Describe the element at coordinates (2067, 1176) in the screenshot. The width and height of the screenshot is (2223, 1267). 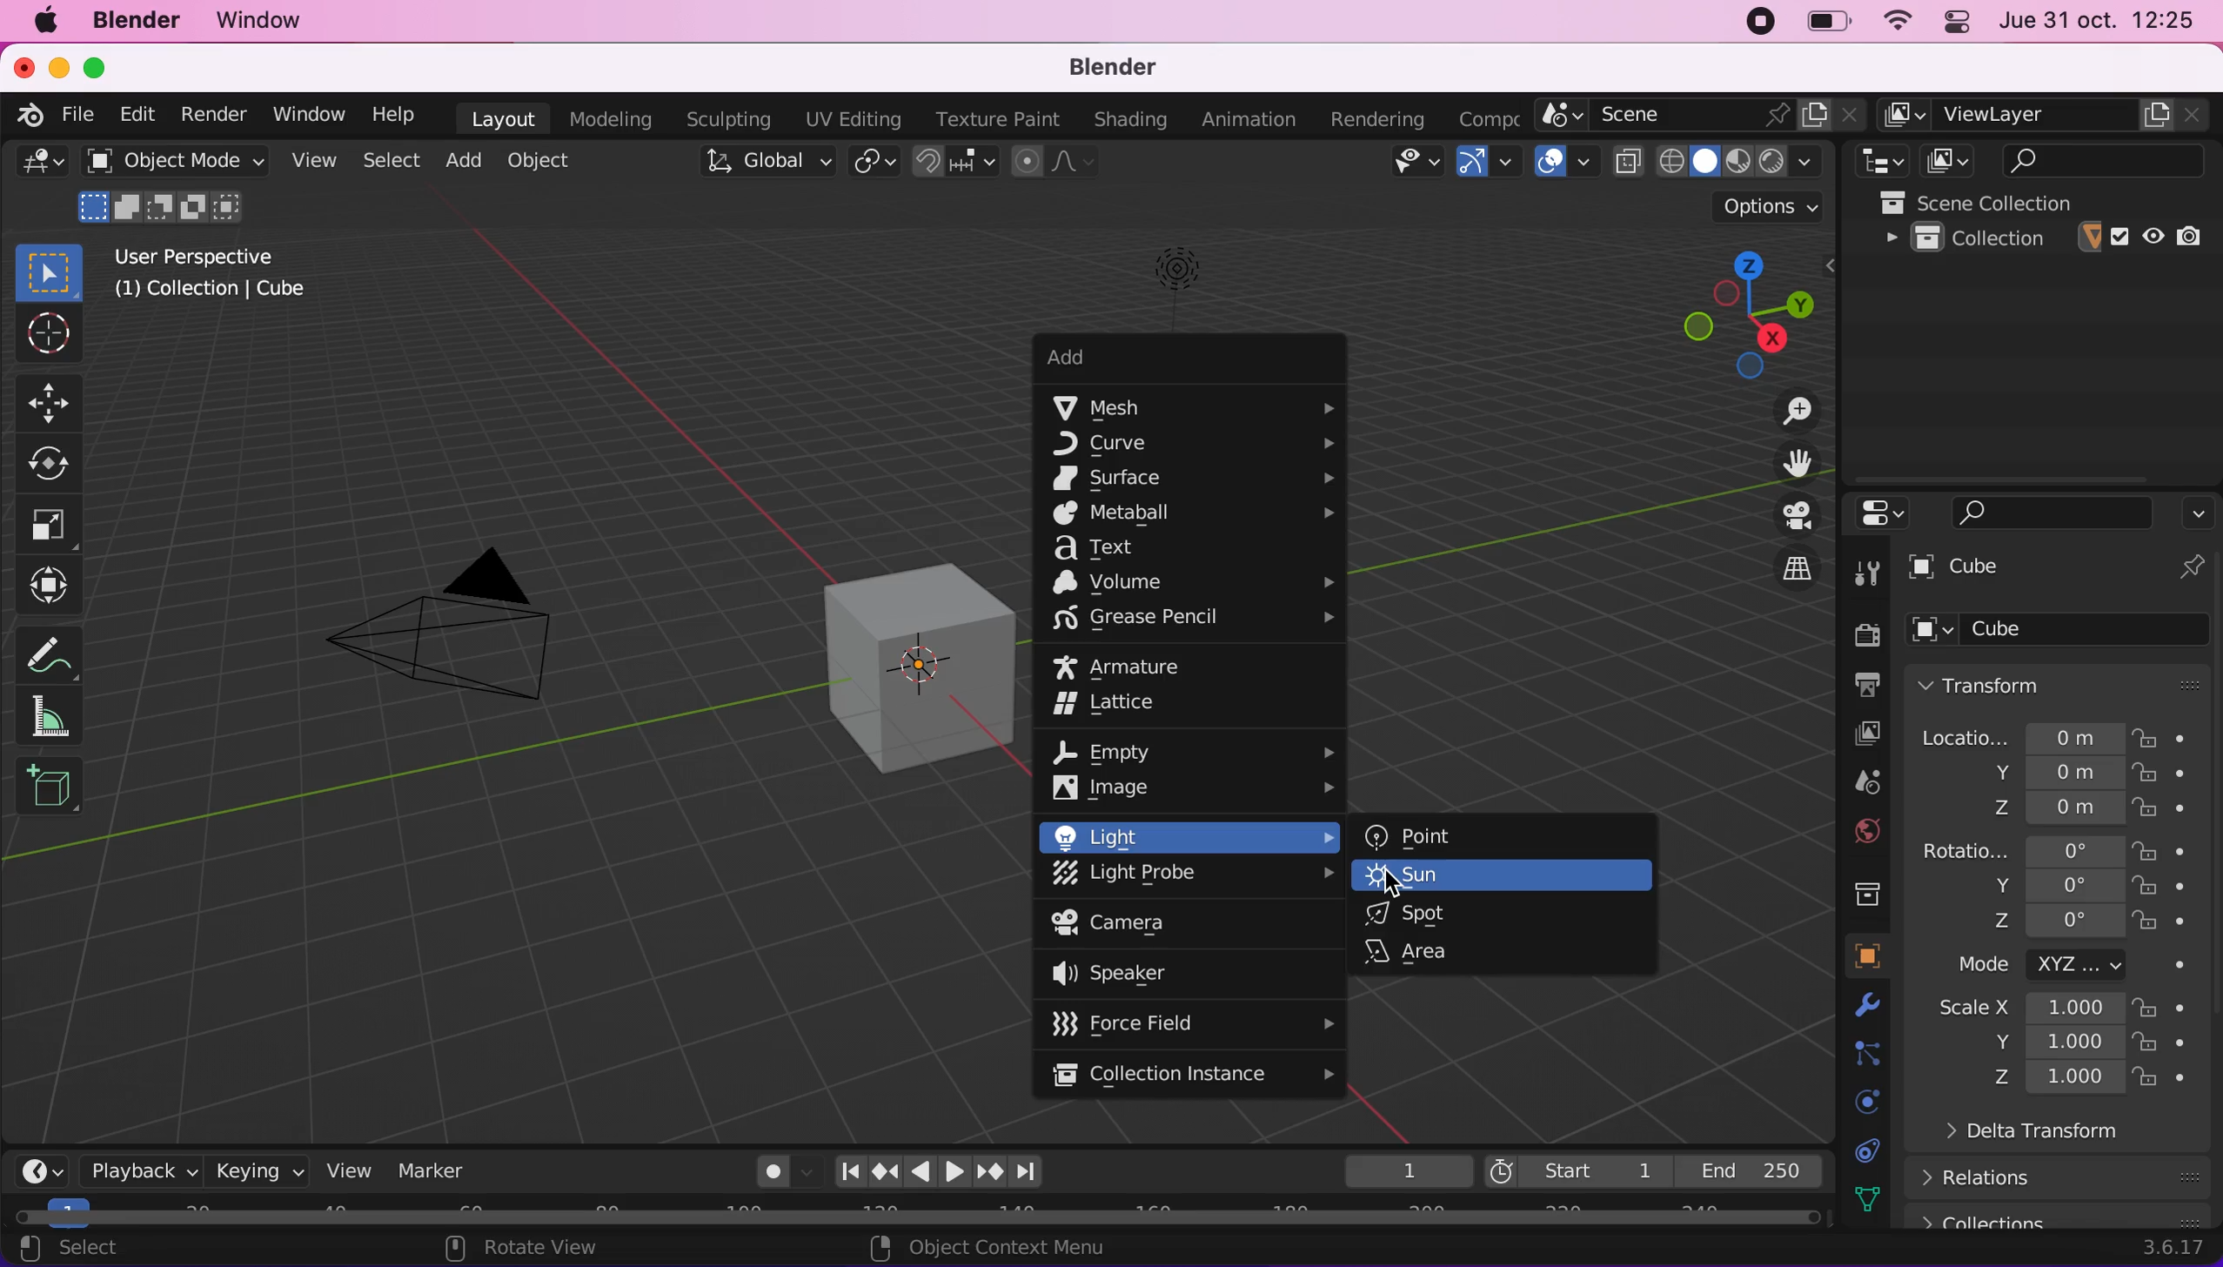
I see `relations` at that location.